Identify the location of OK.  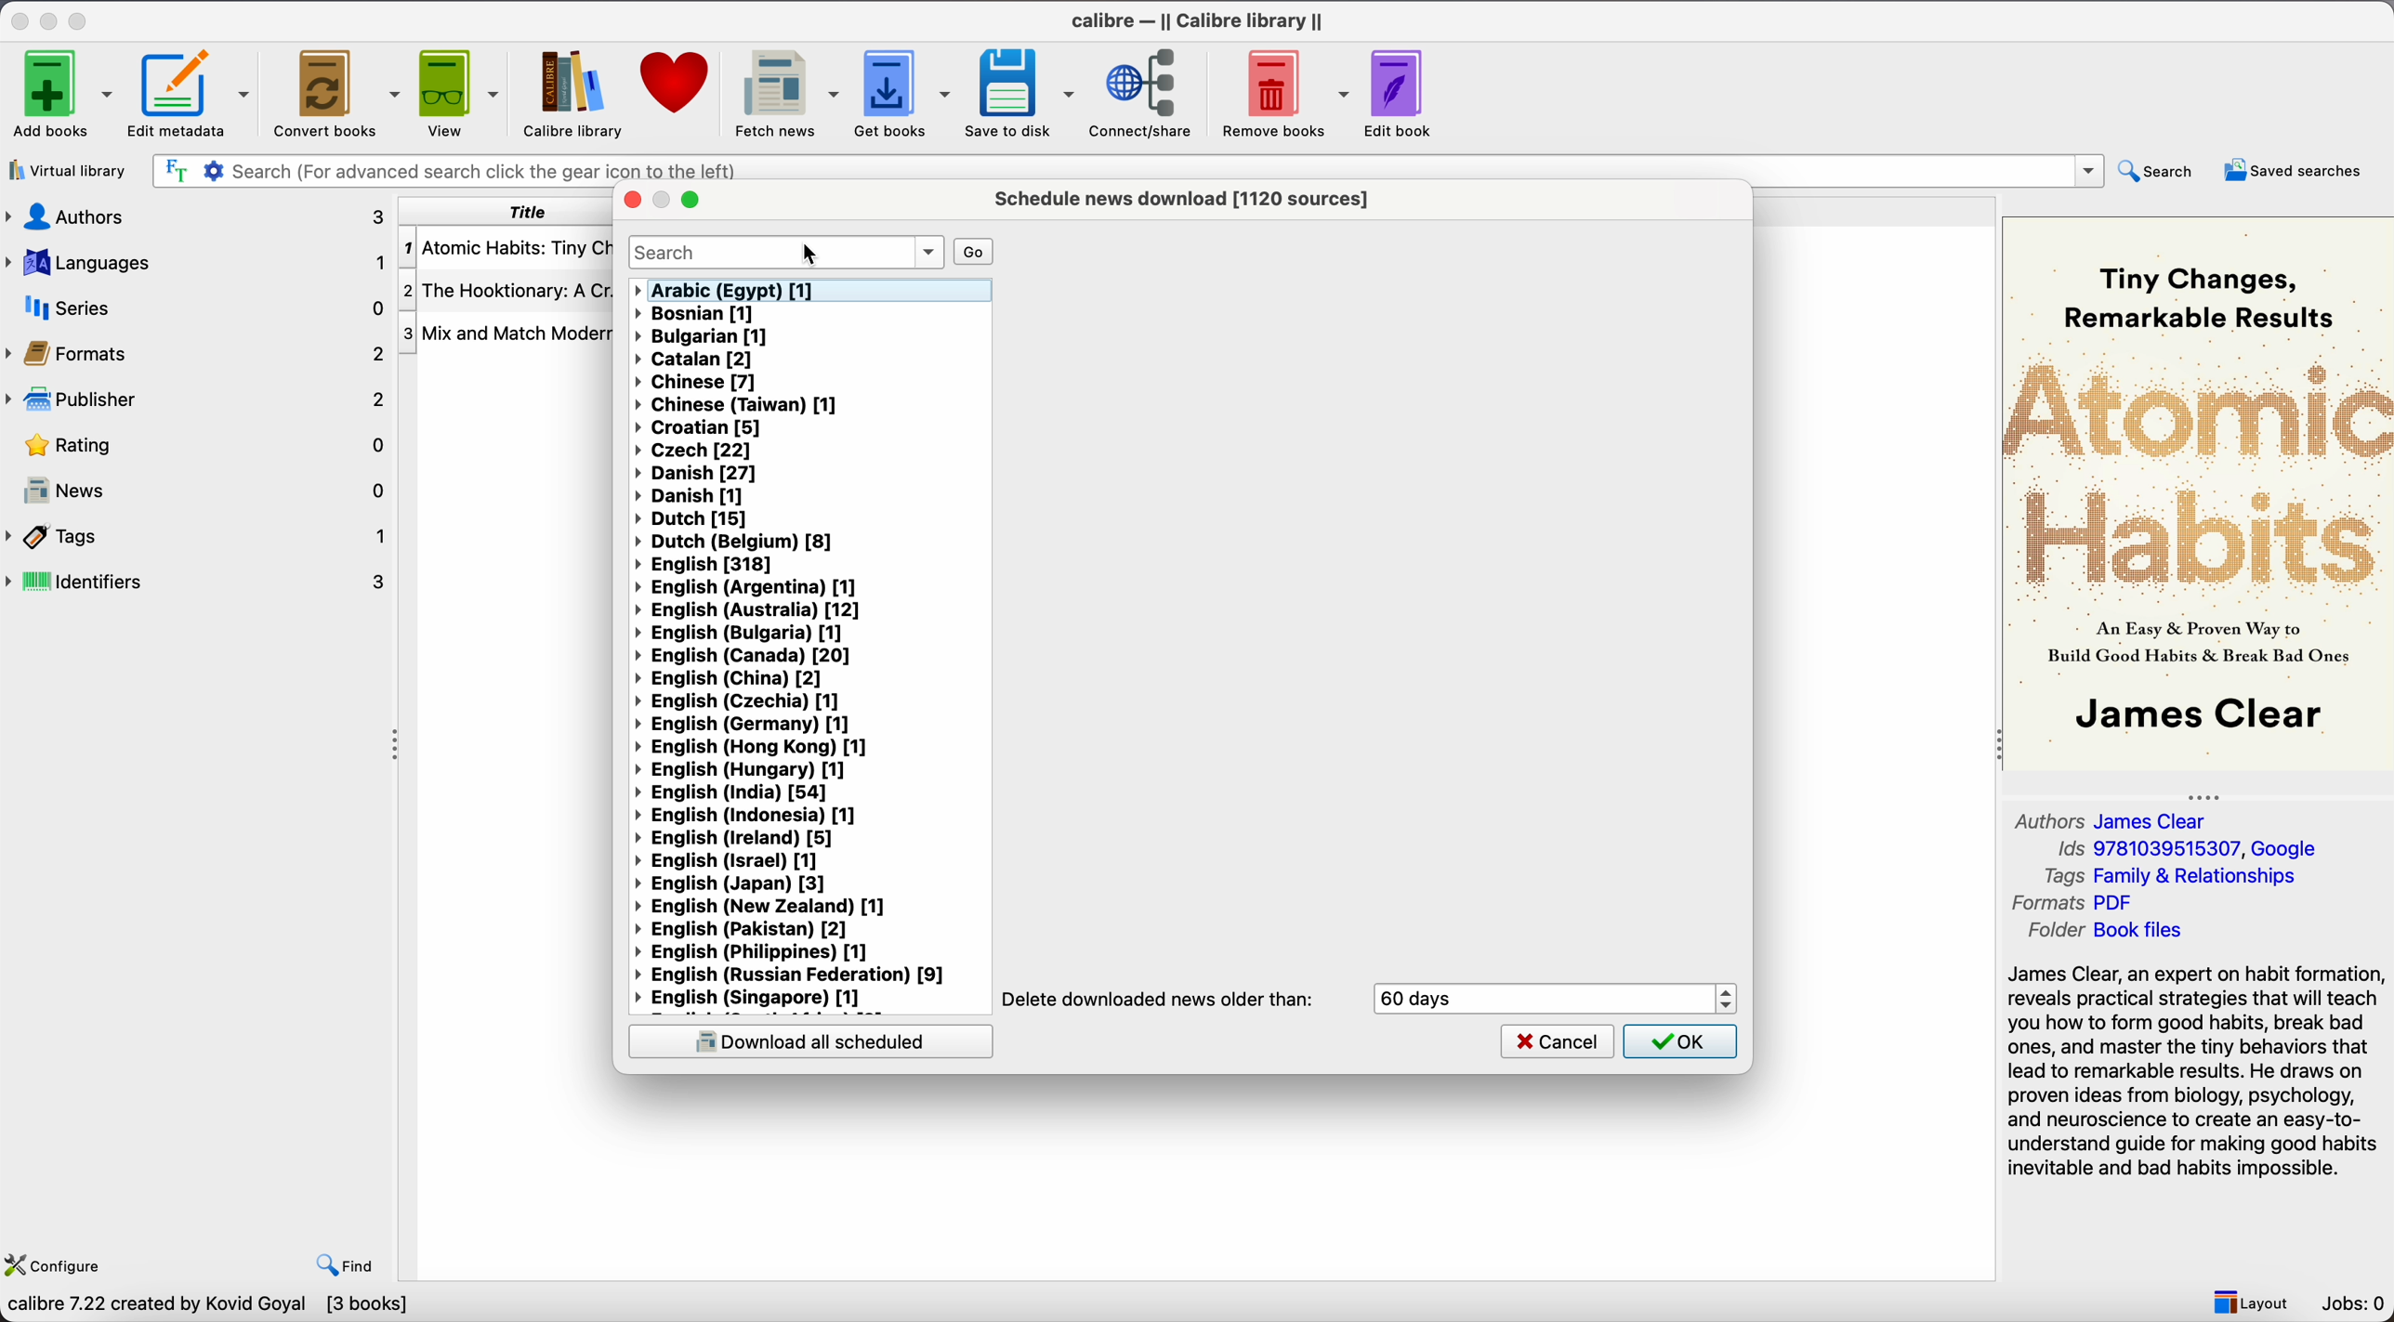
(1680, 1041).